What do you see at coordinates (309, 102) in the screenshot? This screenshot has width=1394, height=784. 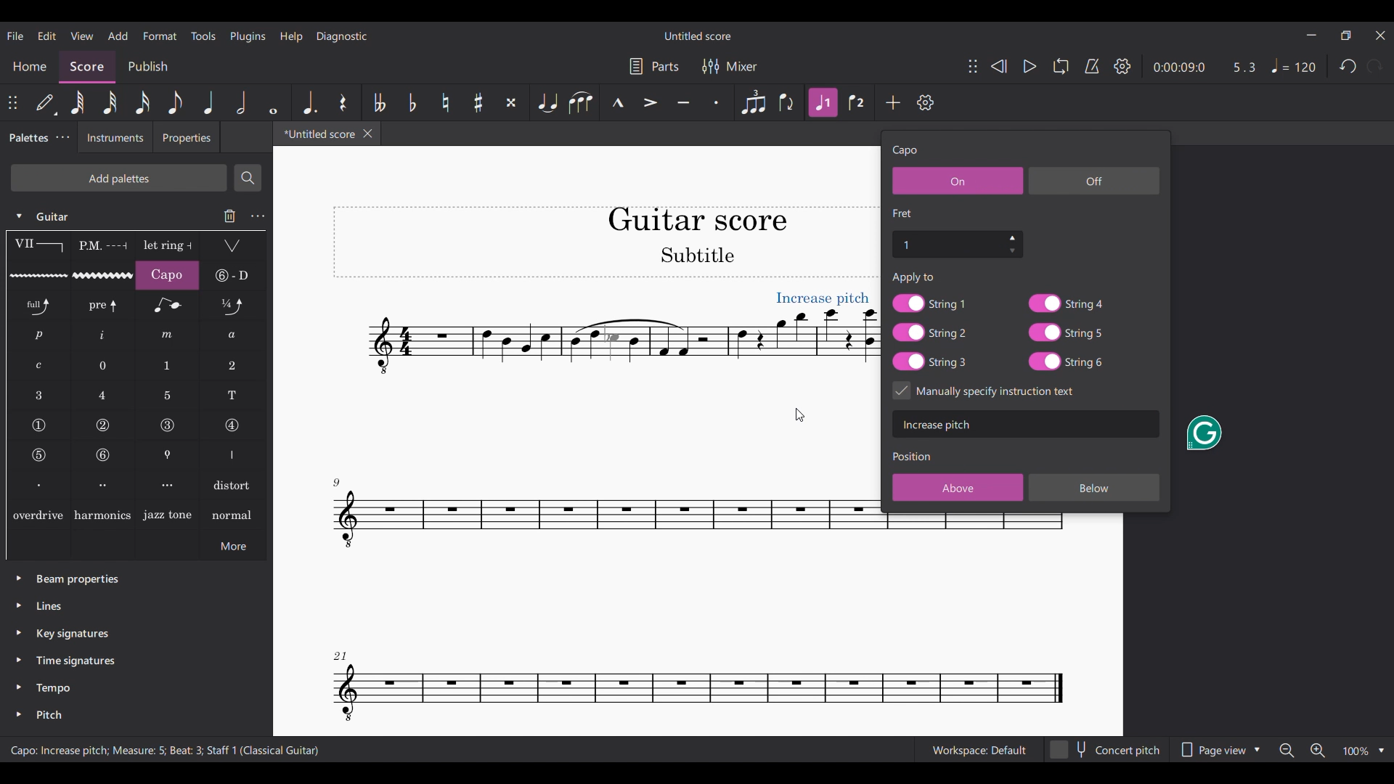 I see `Augmentation dot` at bounding box center [309, 102].